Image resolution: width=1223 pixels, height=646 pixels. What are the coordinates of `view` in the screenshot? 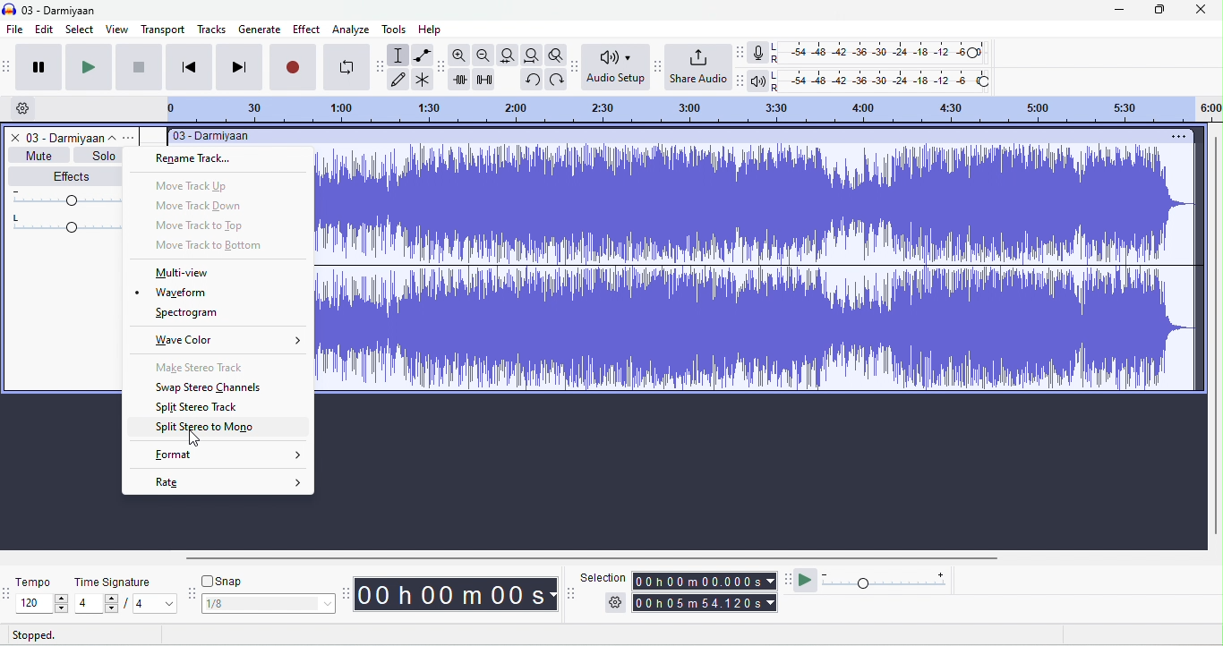 It's located at (117, 29).